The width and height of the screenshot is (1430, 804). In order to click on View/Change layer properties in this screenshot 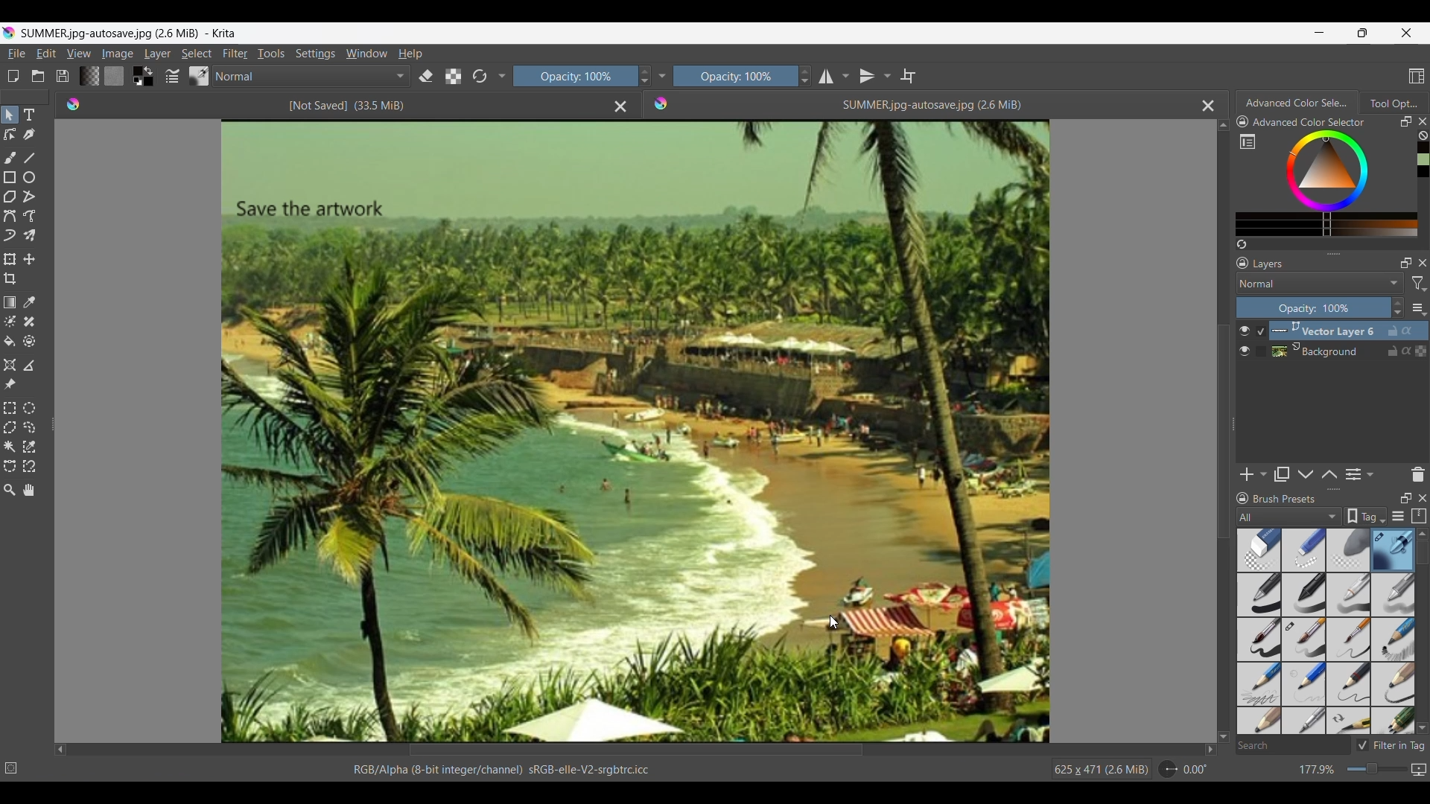, I will do `click(1359, 474)`.